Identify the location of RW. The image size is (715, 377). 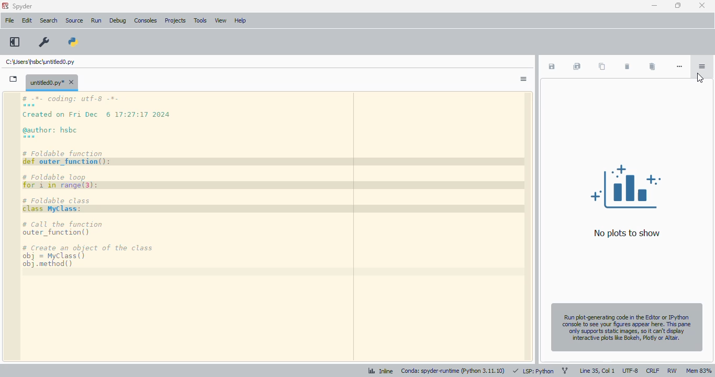
(672, 370).